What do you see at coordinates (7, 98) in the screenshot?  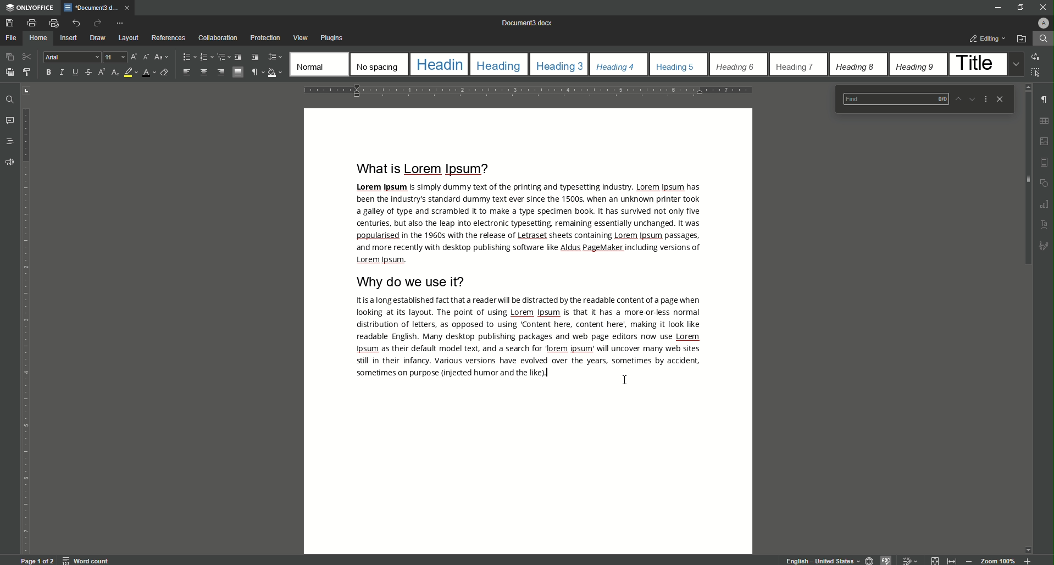 I see `Find` at bounding box center [7, 98].